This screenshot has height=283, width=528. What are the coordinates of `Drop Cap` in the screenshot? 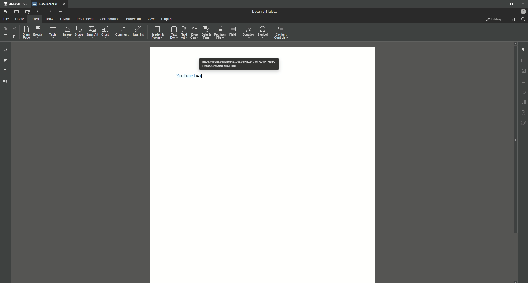 It's located at (194, 32).